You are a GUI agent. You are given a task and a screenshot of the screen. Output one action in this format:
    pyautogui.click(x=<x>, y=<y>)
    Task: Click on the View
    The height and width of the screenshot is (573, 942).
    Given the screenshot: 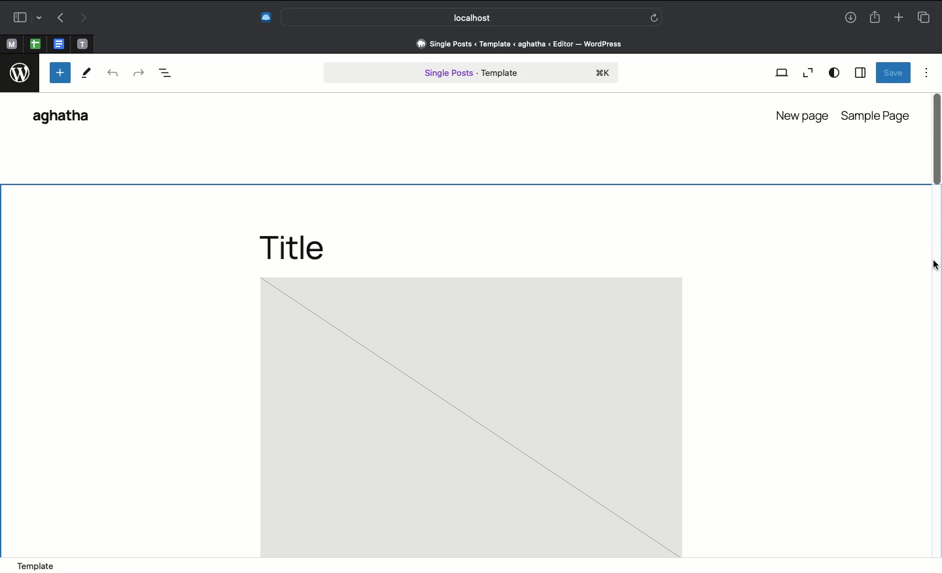 What is the action you would take?
    pyautogui.click(x=782, y=72)
    